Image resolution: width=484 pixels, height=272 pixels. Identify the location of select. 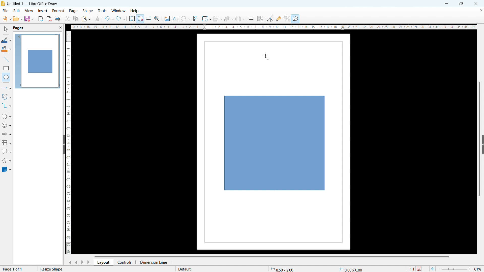
(5, 29).